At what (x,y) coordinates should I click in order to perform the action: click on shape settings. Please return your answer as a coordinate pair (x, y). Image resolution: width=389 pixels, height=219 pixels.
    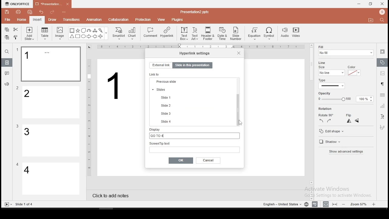
    Looking at the image, I should click on (383, 63).